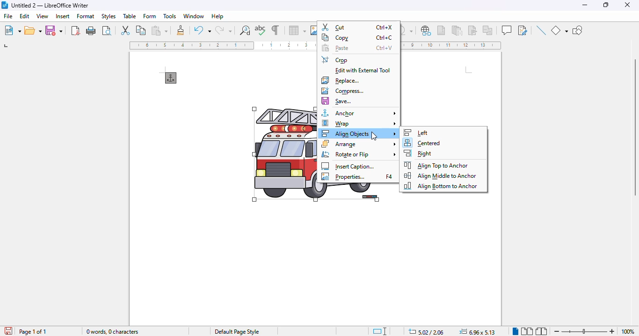 The height and width of the screenshot is (336, 639). Describe the element at coordinates (426, 331) in the screenshot. I see `X & Y coordinated` at that location.